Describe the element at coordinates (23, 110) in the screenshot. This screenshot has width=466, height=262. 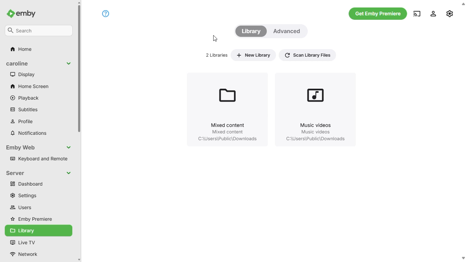
I see `subtitles` at that location.